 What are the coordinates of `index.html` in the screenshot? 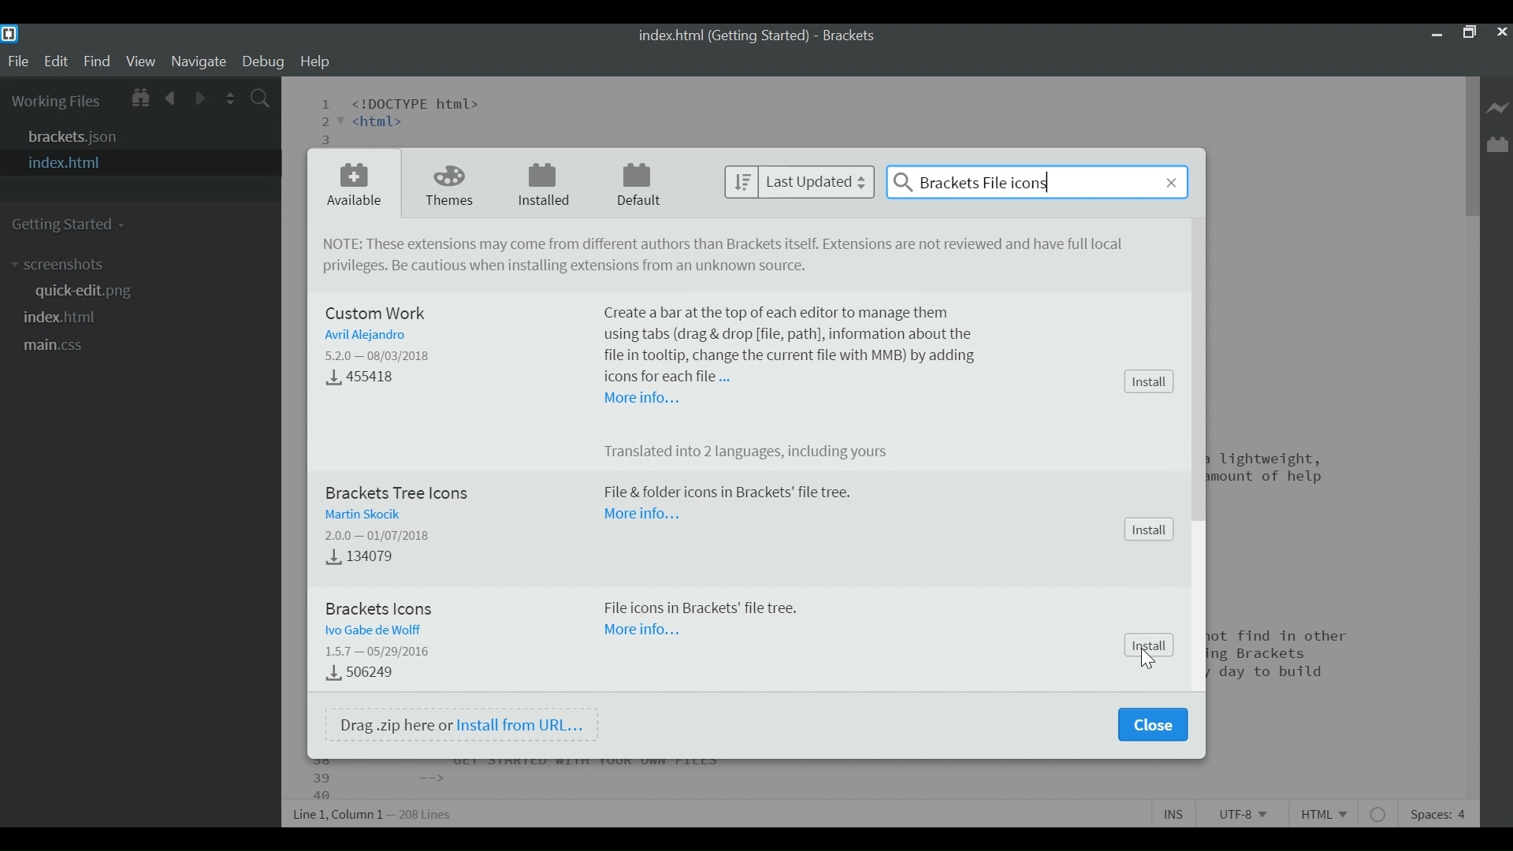 It's located at (136, 162).